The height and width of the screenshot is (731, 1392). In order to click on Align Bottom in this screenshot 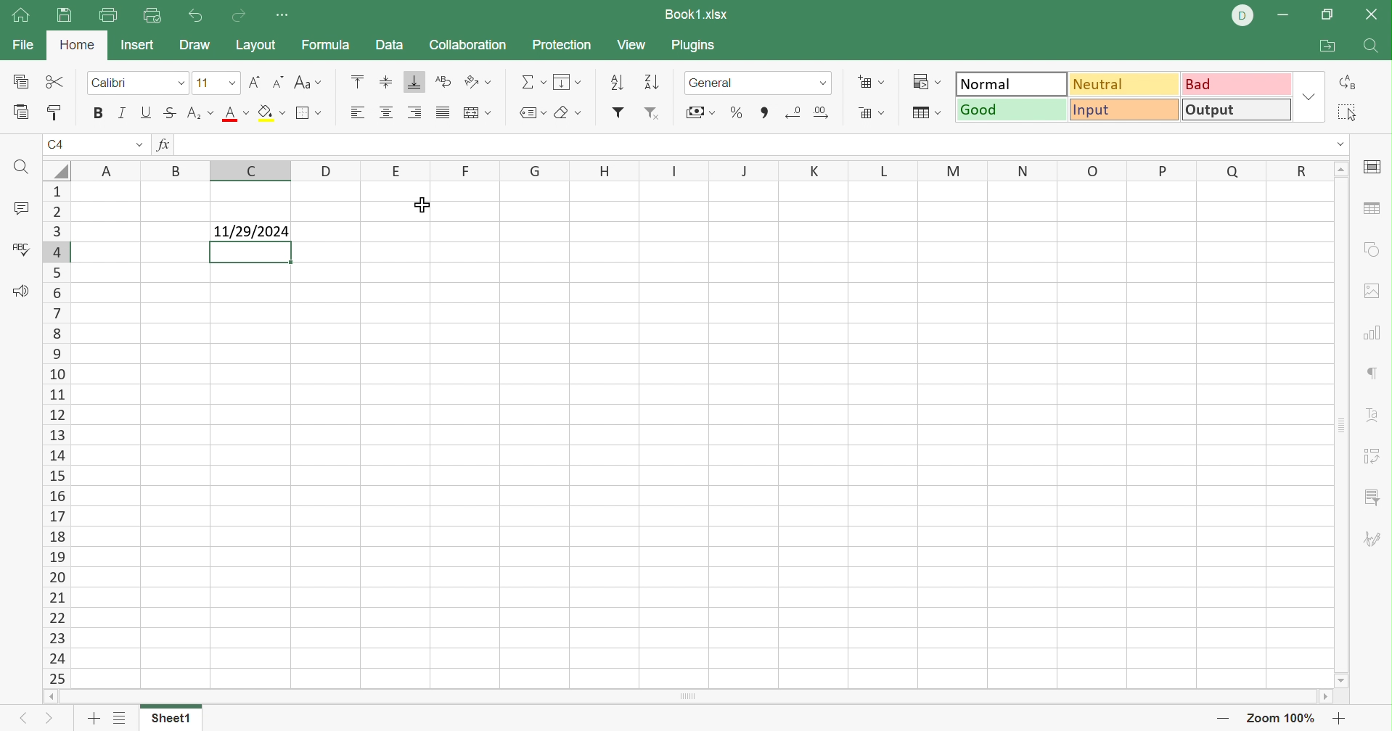, I will do `click(414, 81)`.